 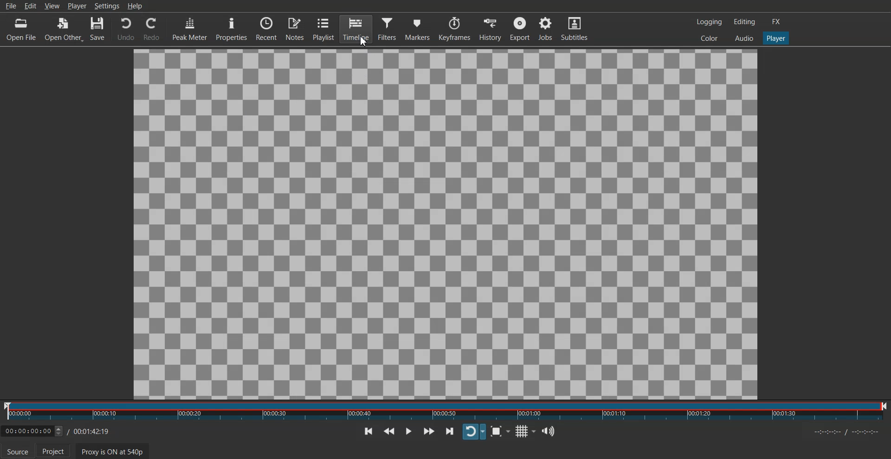 What do you see at coordinates (64, 30) in the screenshot?
I see `Open Other` at bounding box center [64, 30].